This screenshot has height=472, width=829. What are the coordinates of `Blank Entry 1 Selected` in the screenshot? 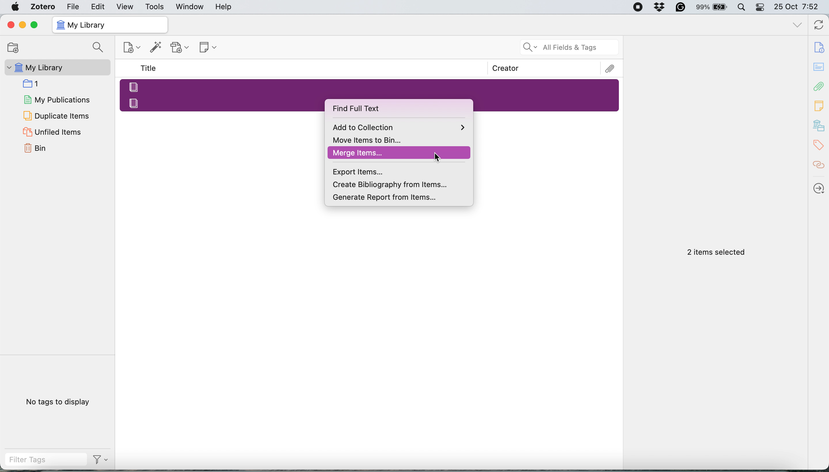 It's located at (369, 86).